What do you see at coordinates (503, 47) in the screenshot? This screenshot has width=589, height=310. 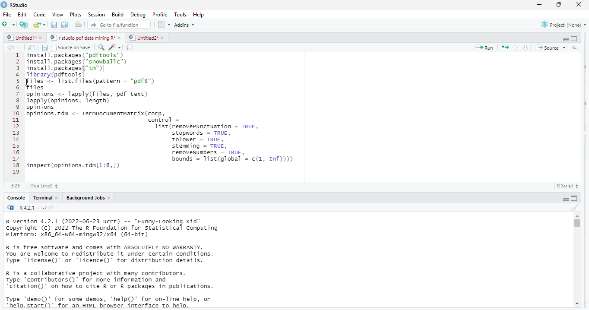 I see `re run the previous code region` at bounding box center [503, 47].